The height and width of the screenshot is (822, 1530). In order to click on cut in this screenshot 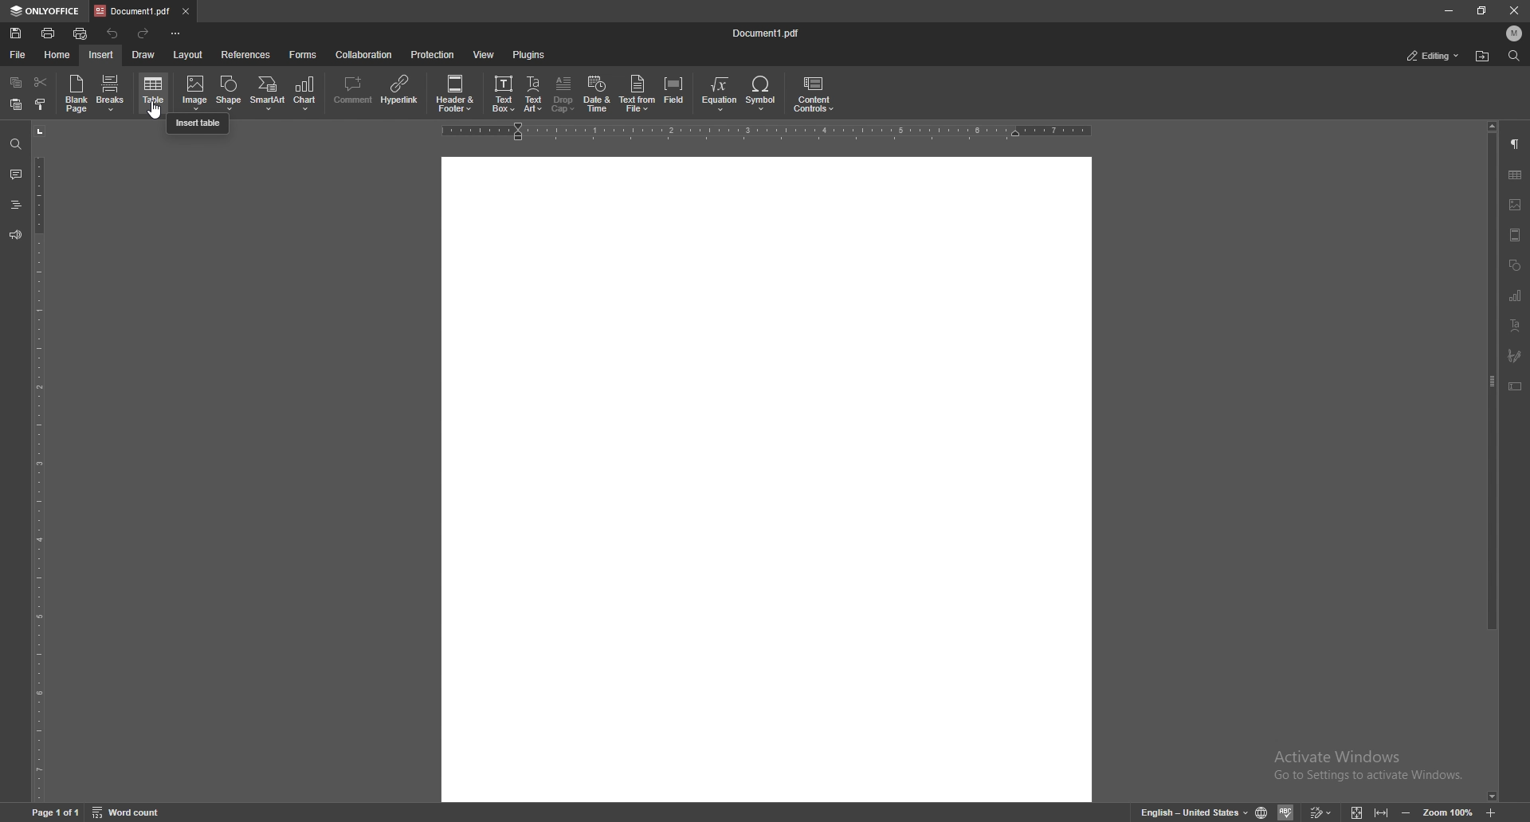, I will do `click(40, 81)`.